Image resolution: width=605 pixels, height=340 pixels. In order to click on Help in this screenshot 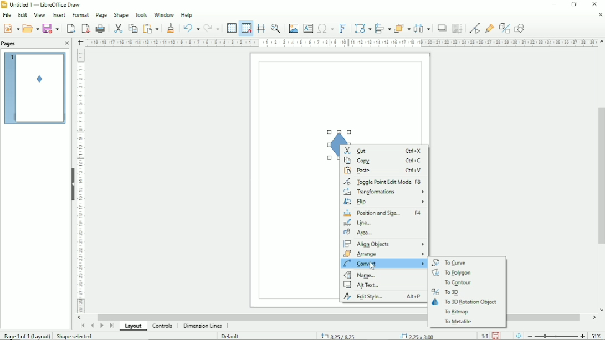, I will do `click(187, 14)`.